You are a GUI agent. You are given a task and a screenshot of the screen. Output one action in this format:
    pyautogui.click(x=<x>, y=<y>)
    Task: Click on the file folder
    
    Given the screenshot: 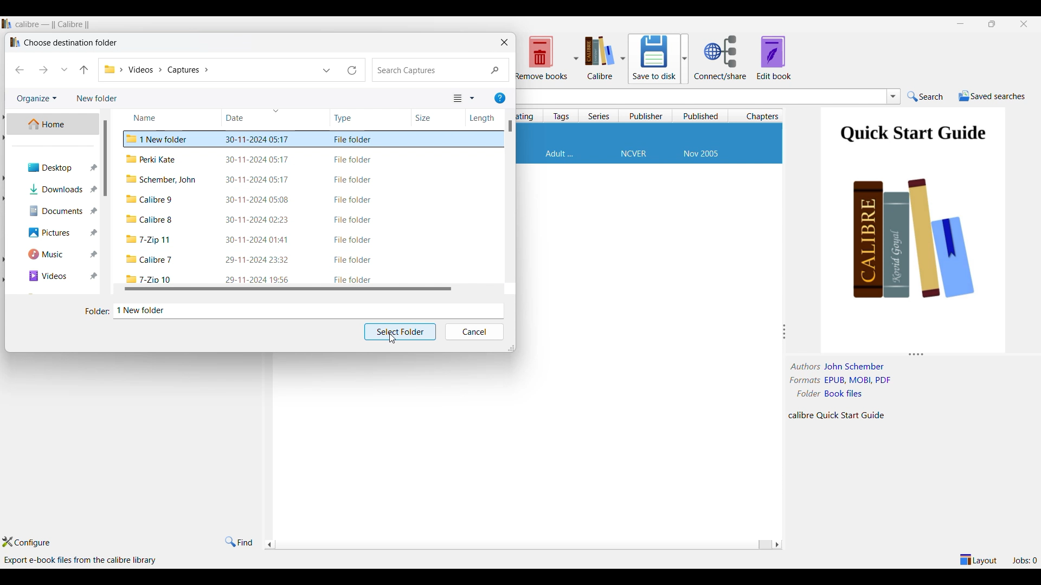 What is the action you would take?
    pyautogui.click(x=352, y=279)
    